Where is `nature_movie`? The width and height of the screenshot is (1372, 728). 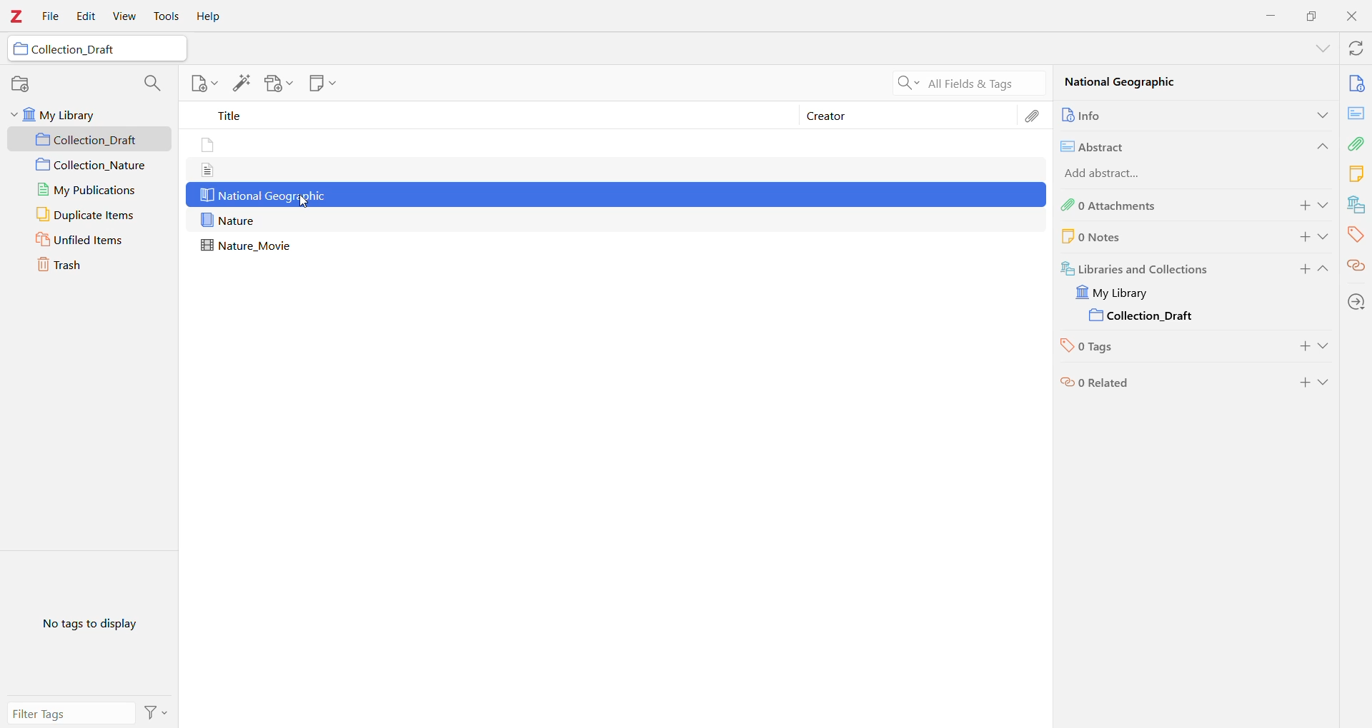 nature_movie is located at coordinates (250, 246).